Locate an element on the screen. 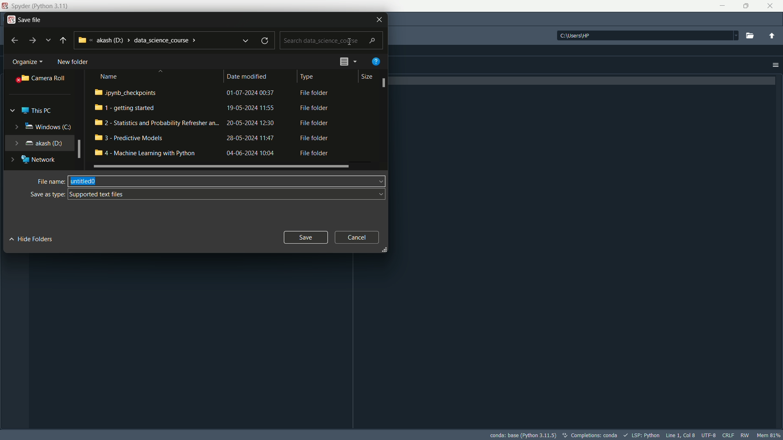  save file is located at coordinates (31, 20).